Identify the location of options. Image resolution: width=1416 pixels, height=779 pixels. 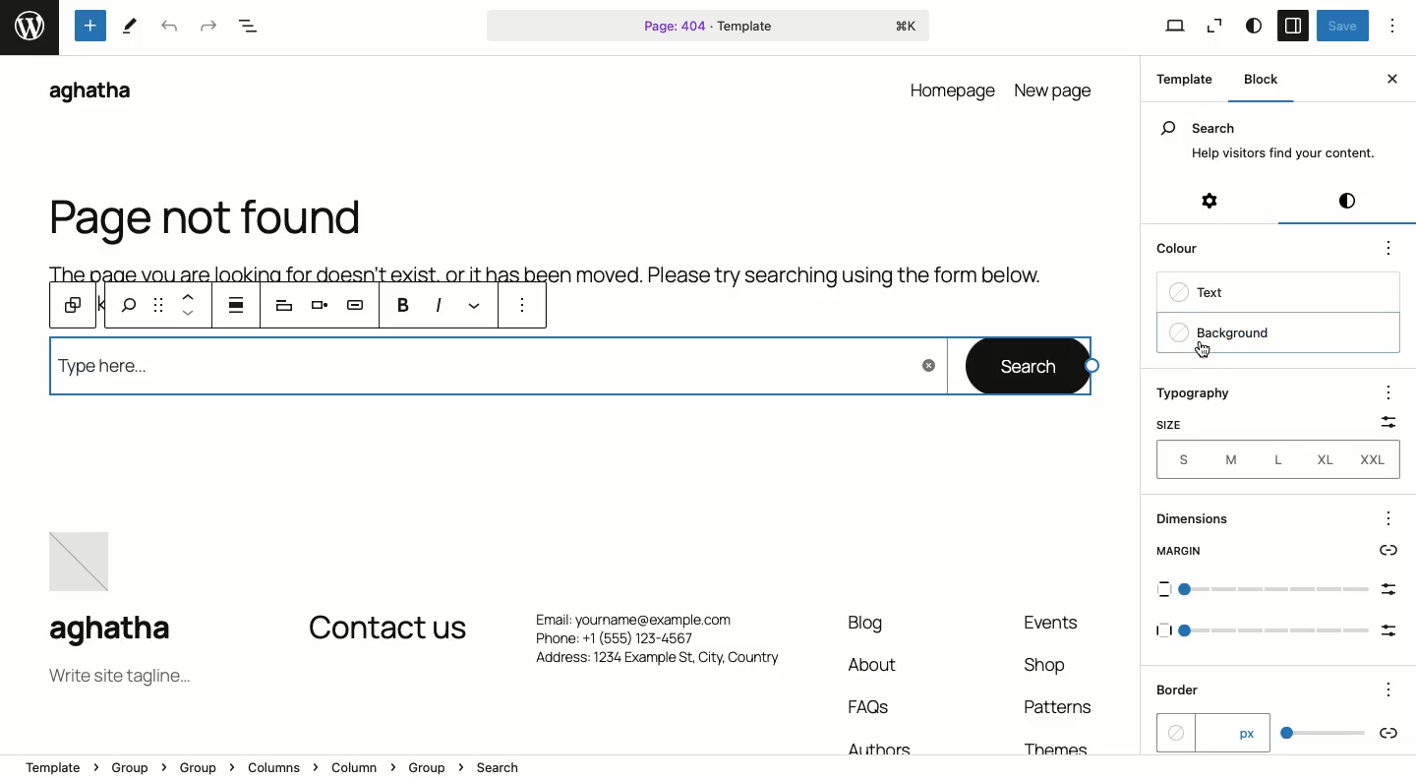
(1388, 519).